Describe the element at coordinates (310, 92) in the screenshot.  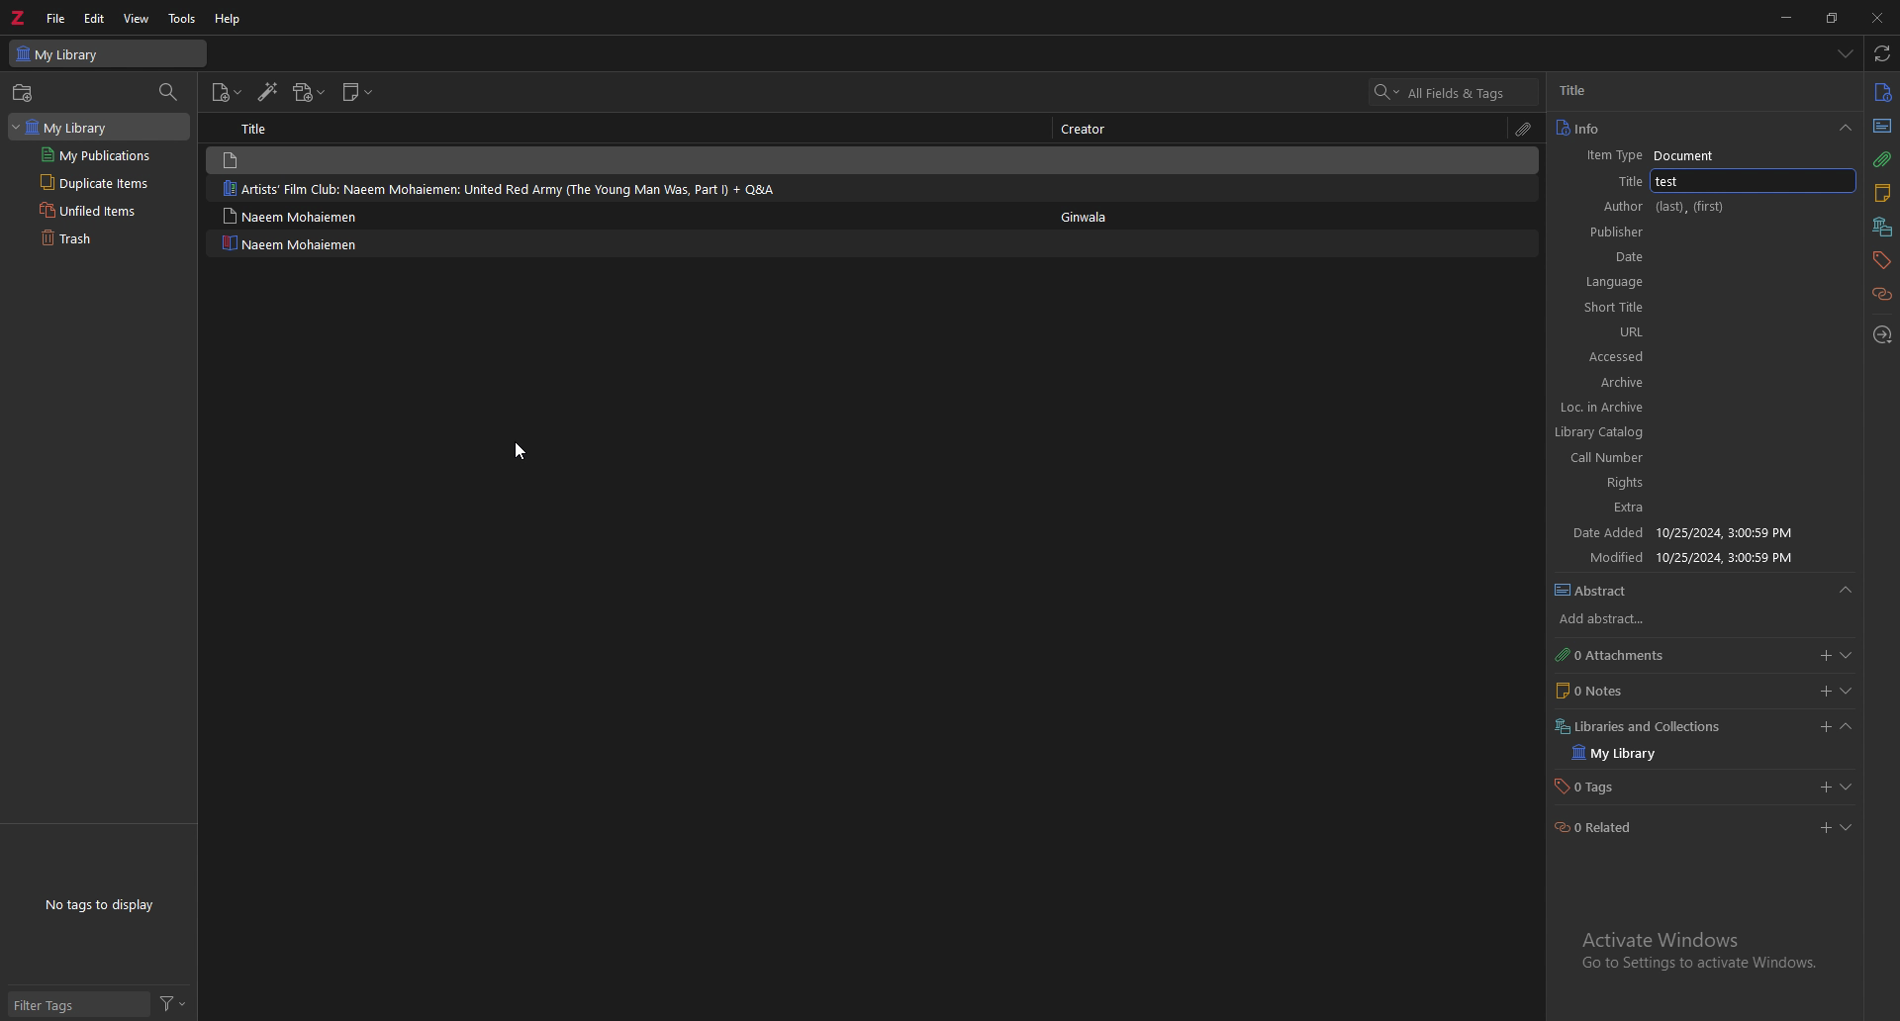
I see `add attachment` at that location.